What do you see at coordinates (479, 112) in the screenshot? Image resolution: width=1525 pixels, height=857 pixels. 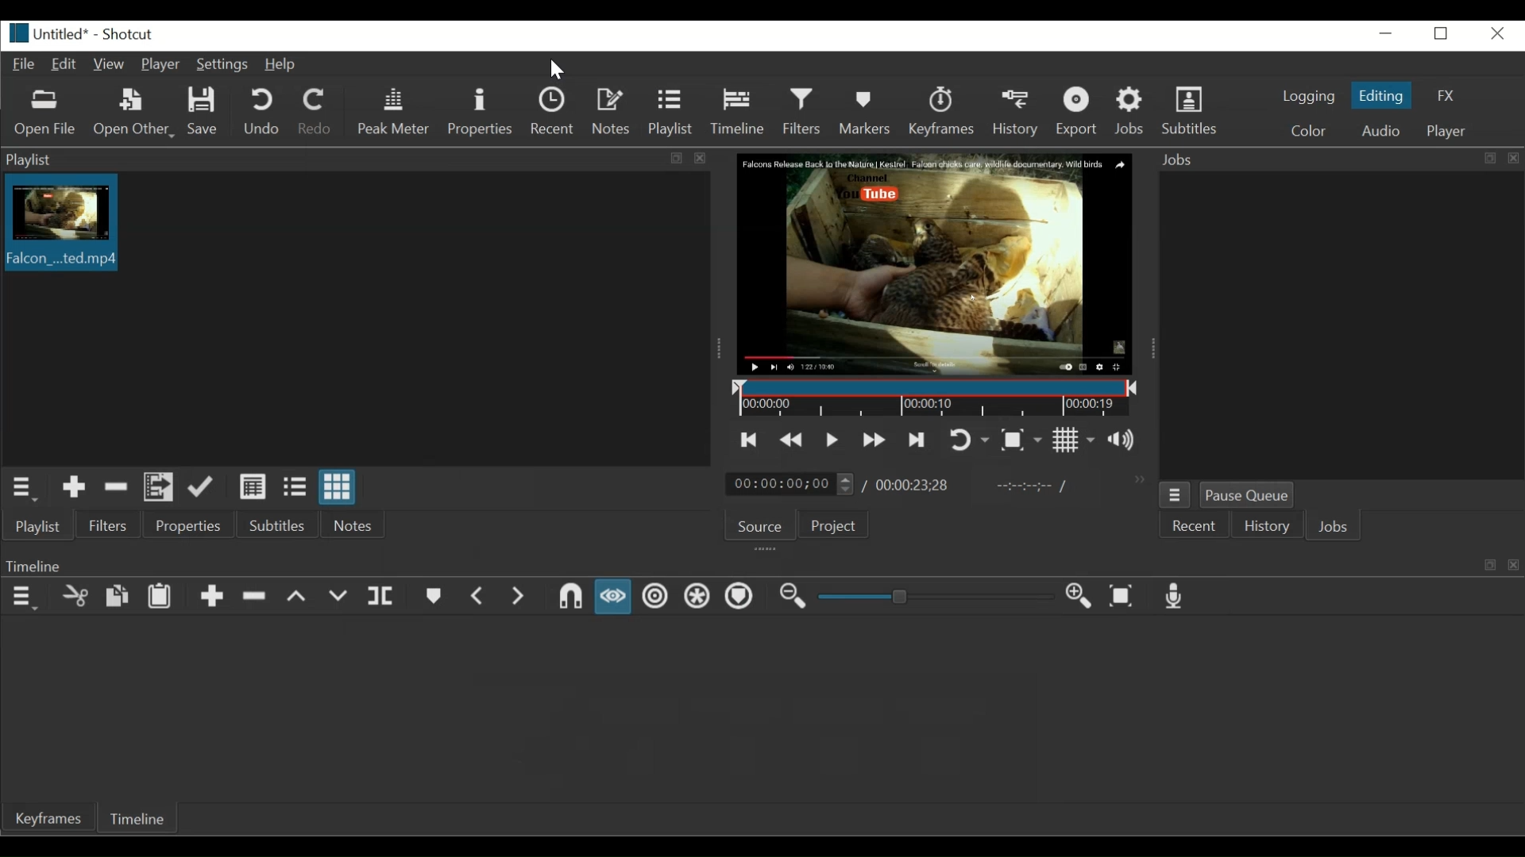 I see `Properties` at bounding box center [479, 112].